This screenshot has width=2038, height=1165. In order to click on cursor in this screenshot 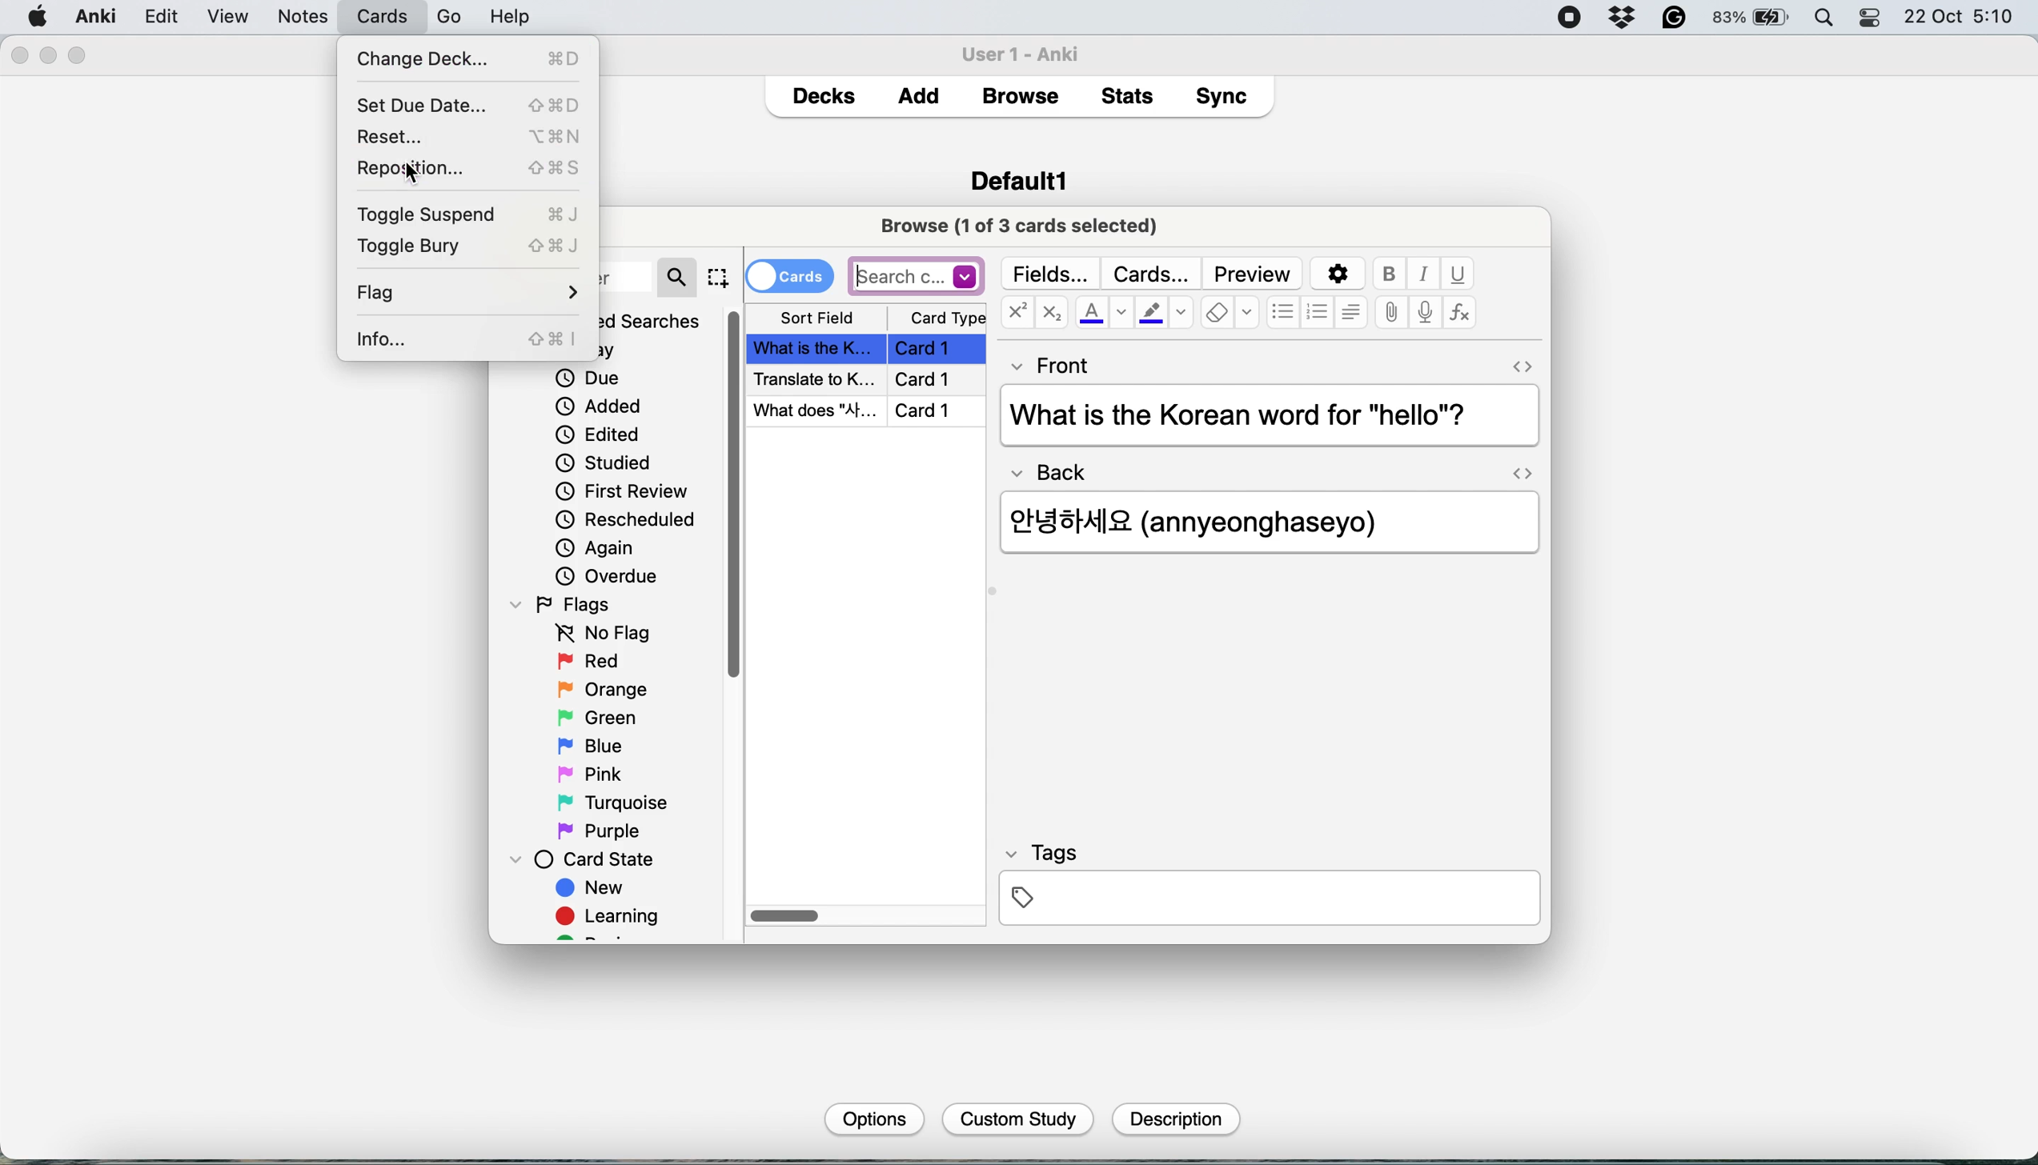, I will do `click(417, 173)`.